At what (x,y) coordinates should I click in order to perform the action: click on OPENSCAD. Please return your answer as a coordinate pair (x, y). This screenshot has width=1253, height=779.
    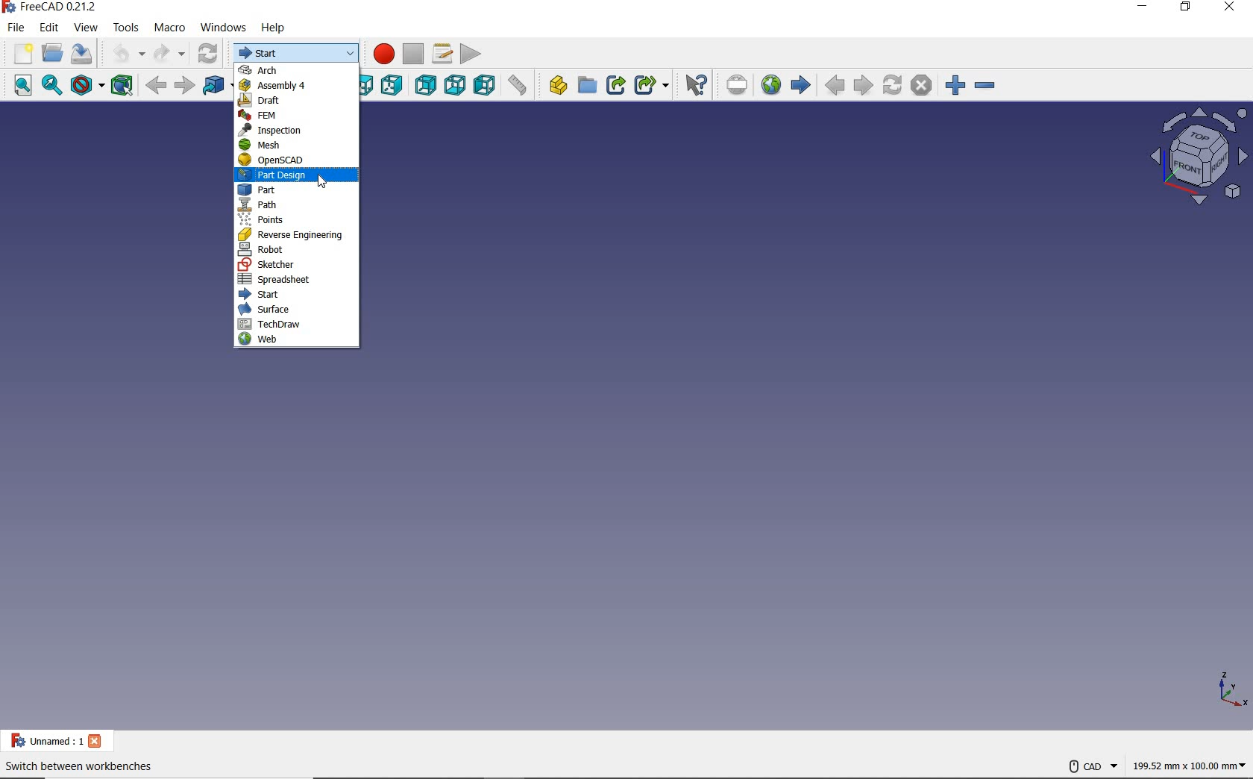
    Looking at the image, I should click on (284, 161).